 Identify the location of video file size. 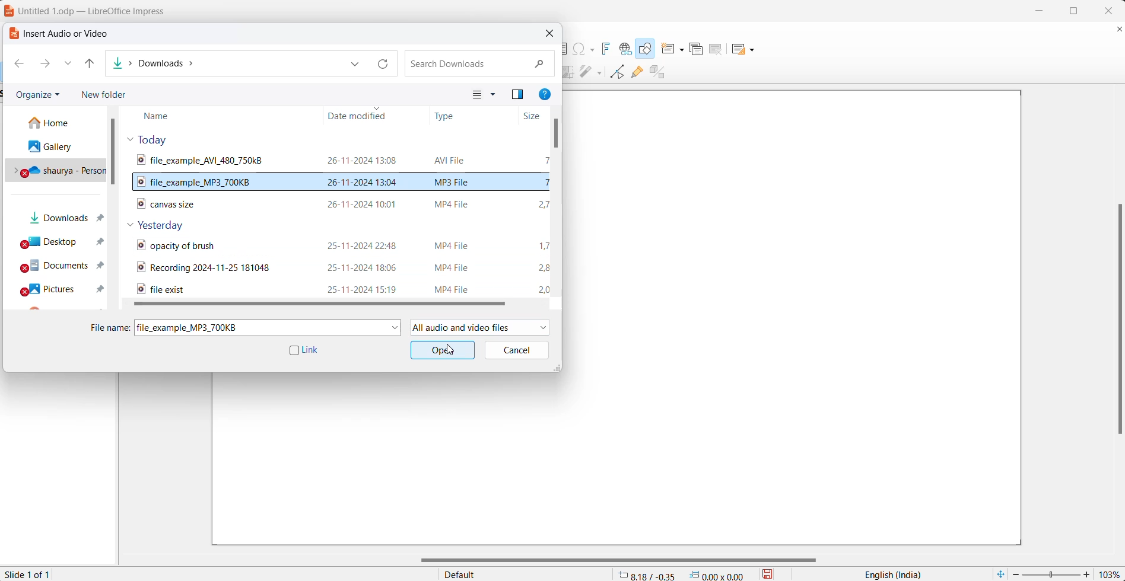
(543, 203).